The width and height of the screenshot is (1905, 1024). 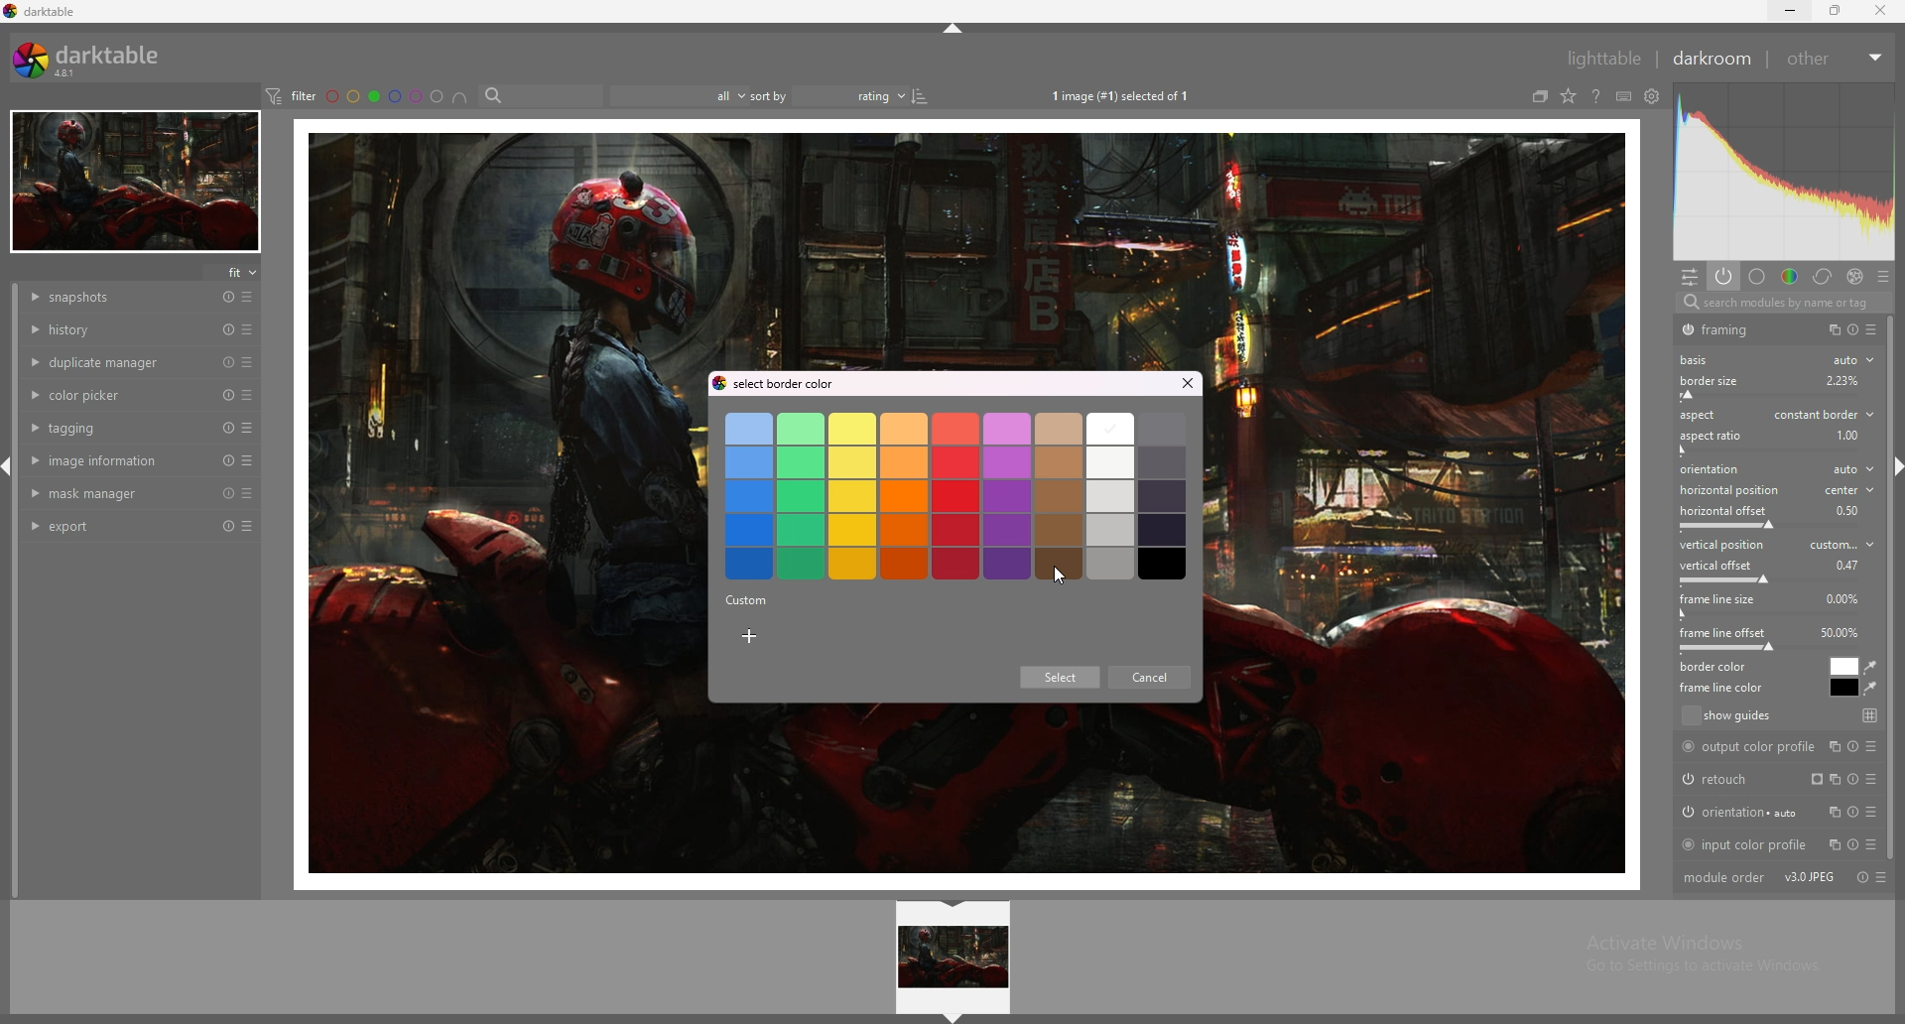 I want to click on percentage, so click(x=1845, y=597).